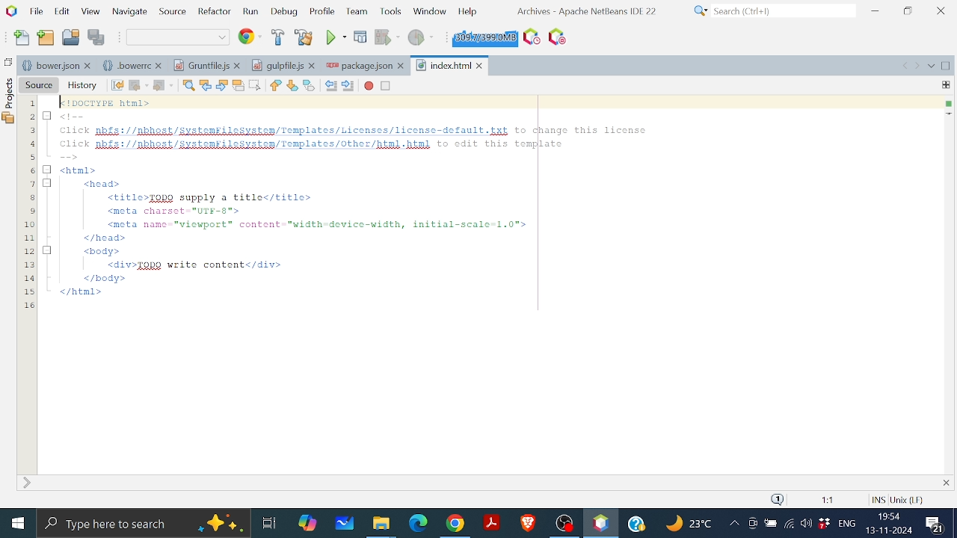 The width and height of the screenshot is (957, 538). I want to click on code information, so click(896, 498).